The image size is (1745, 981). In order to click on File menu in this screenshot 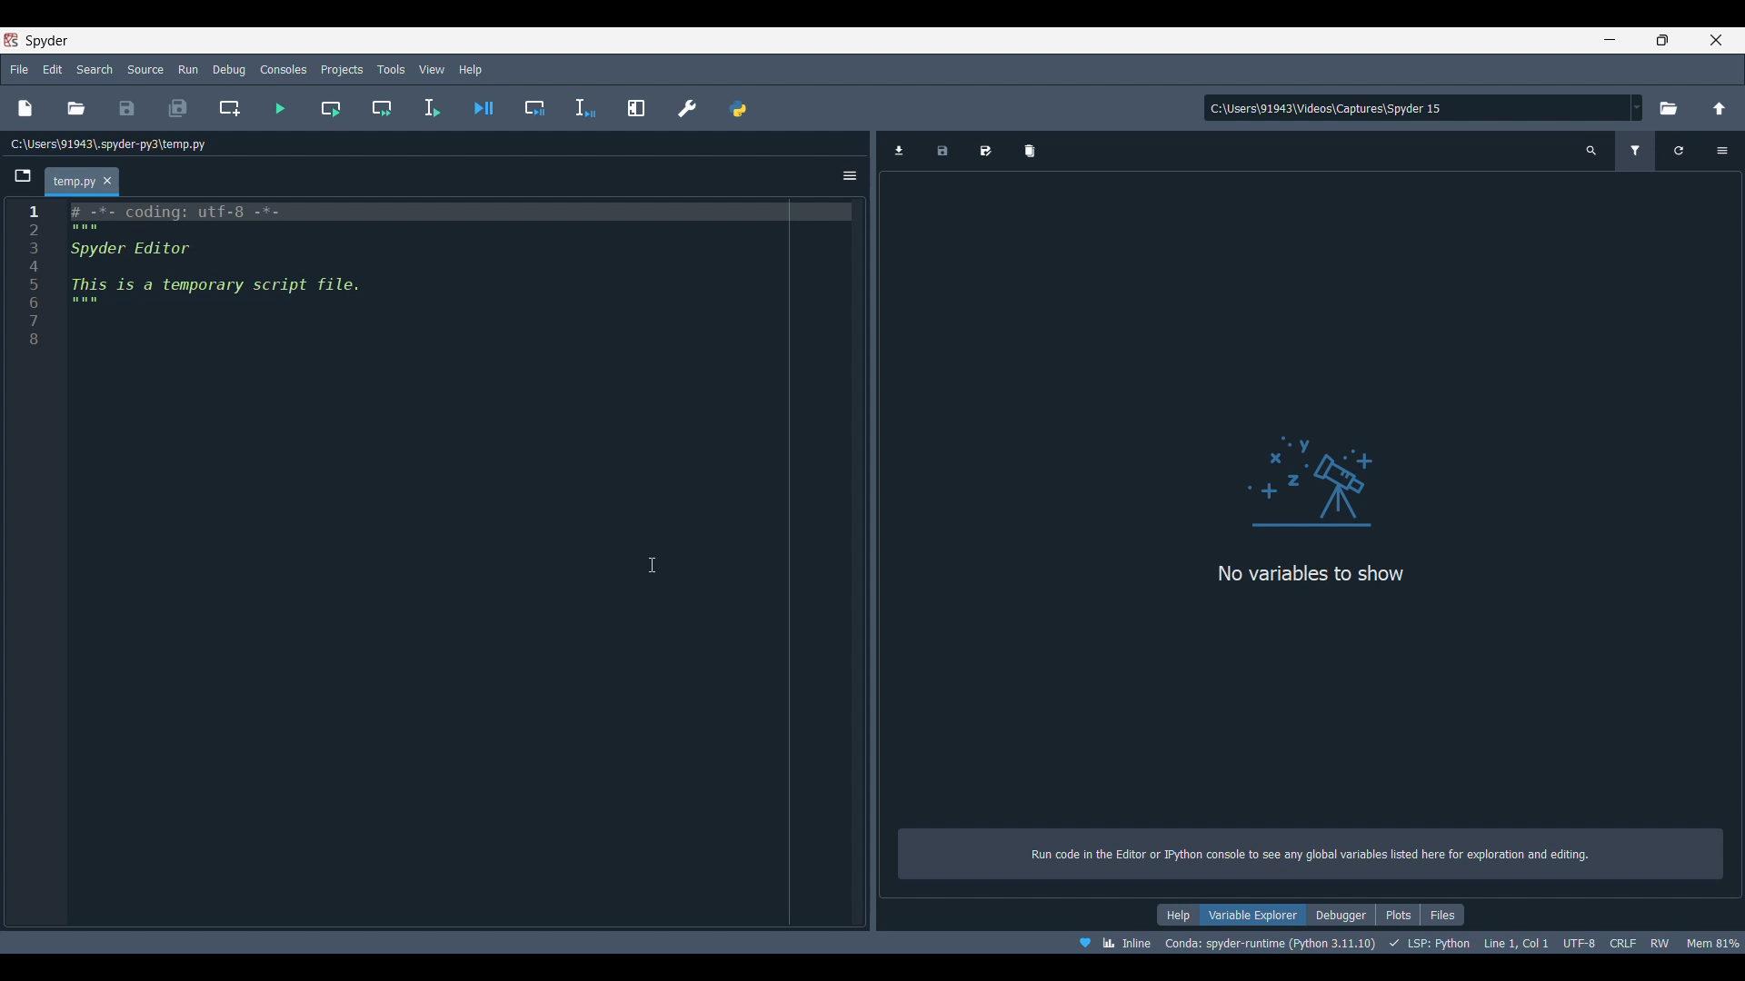, I will do `click(20, 69)`.